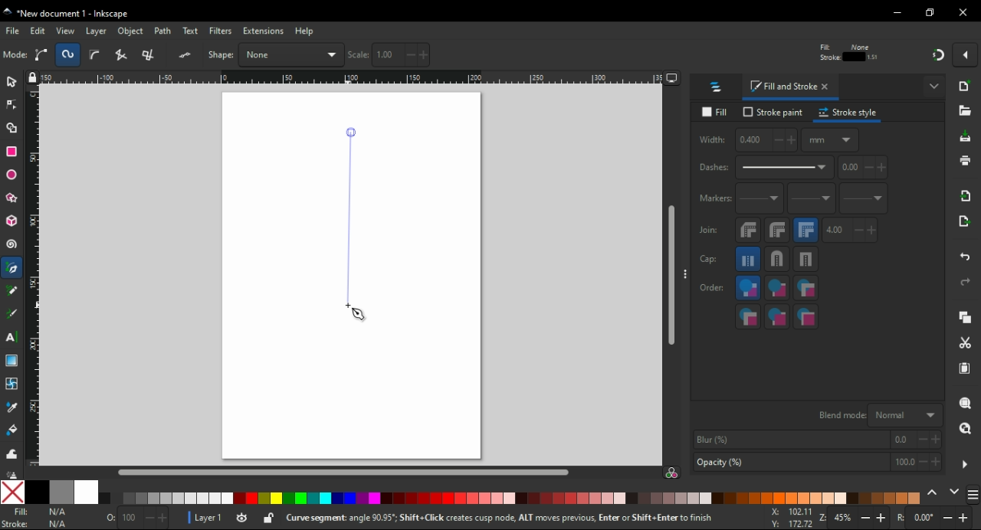  Describe the element at coordinates (938, 54) in the screenshot. I see `snap on/off` at that location.